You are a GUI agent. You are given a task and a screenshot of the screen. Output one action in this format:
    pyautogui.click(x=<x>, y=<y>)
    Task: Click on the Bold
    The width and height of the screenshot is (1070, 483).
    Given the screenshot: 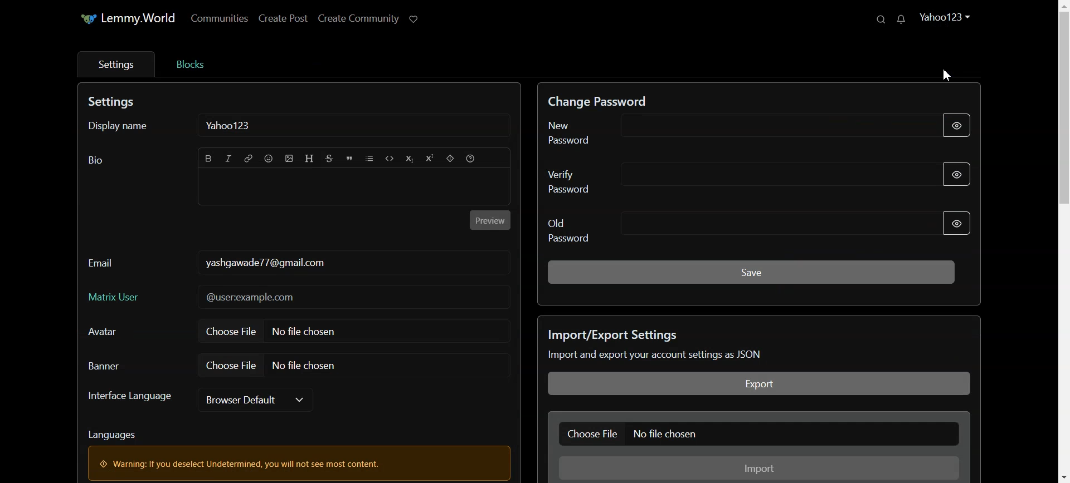 What is the action you would take?
    pyautogui.click(x=208, y=159)
    